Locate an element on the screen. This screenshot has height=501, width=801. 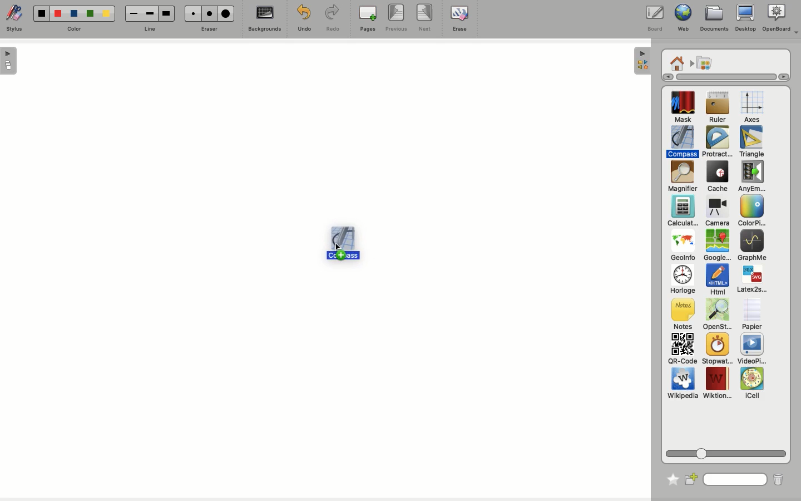
Compass is located at coordinates (344, 243).